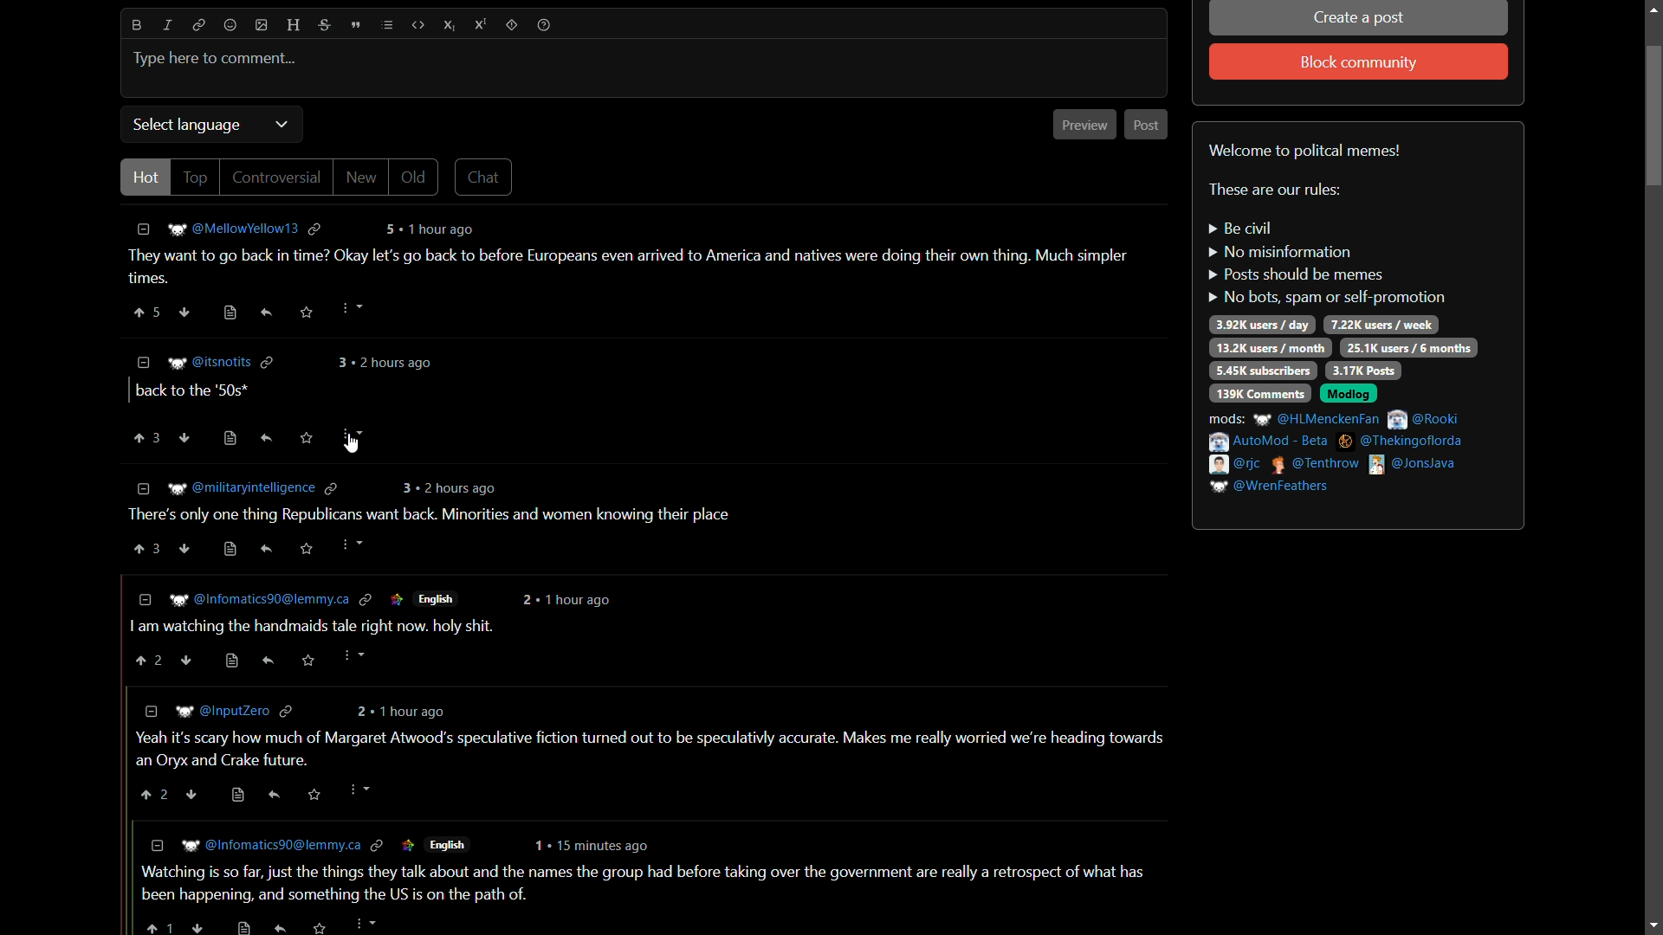 The width and height of the screenshot is (1663, 935). Describe the element at coordinates (1653, 469) in the screenshot. I see `scroll bar` at that location.